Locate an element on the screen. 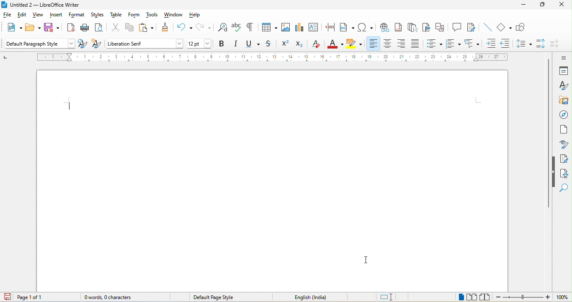 Image resolution: width=572 pixels, height=302 pixels. special character is located at coordinates (367, 28).